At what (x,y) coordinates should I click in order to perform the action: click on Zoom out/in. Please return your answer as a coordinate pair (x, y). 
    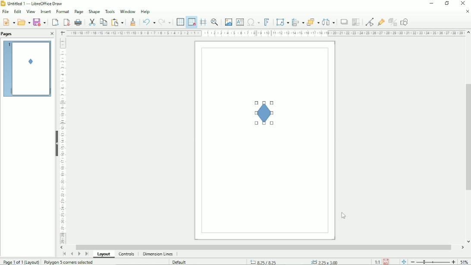
    Looking at the image, I should click on (433, 261).